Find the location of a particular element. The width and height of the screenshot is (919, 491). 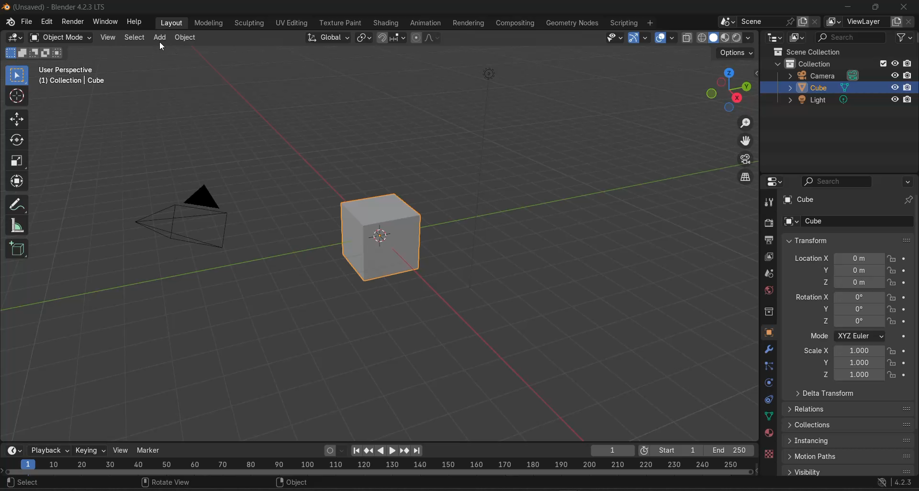

cube is located at coordinates (800, 200).